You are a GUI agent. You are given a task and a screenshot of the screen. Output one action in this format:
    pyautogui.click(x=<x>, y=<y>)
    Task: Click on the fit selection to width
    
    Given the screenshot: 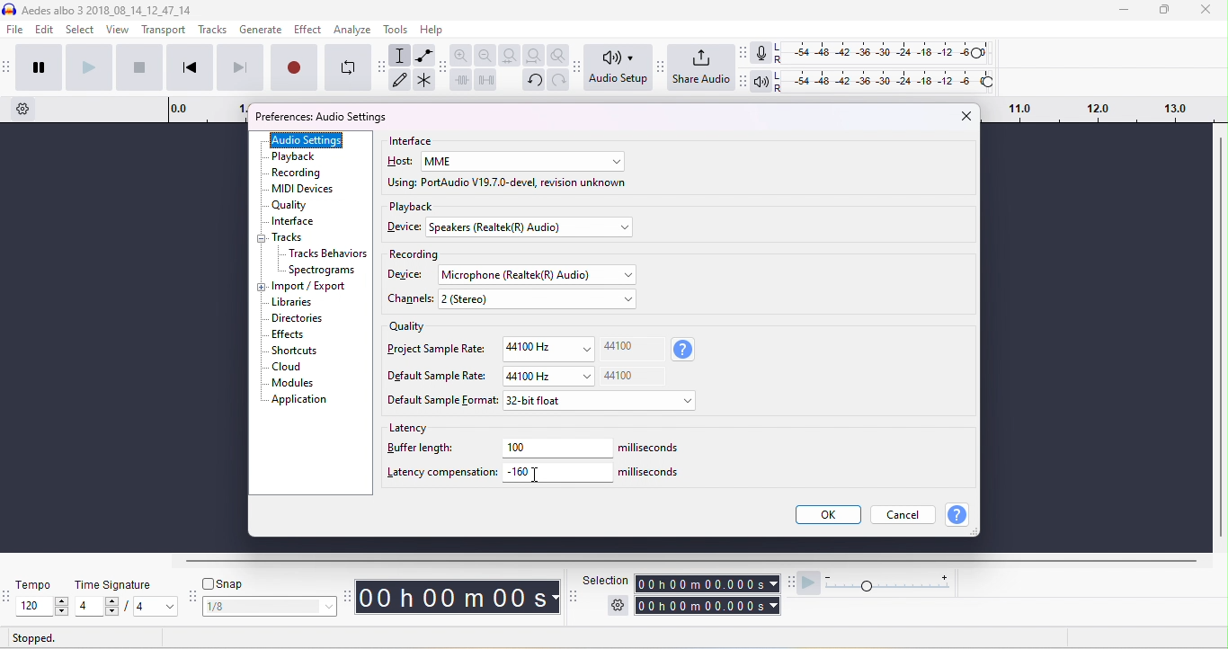 What is the action you would take?
    pyautogui.click(x=512, y=56)
    